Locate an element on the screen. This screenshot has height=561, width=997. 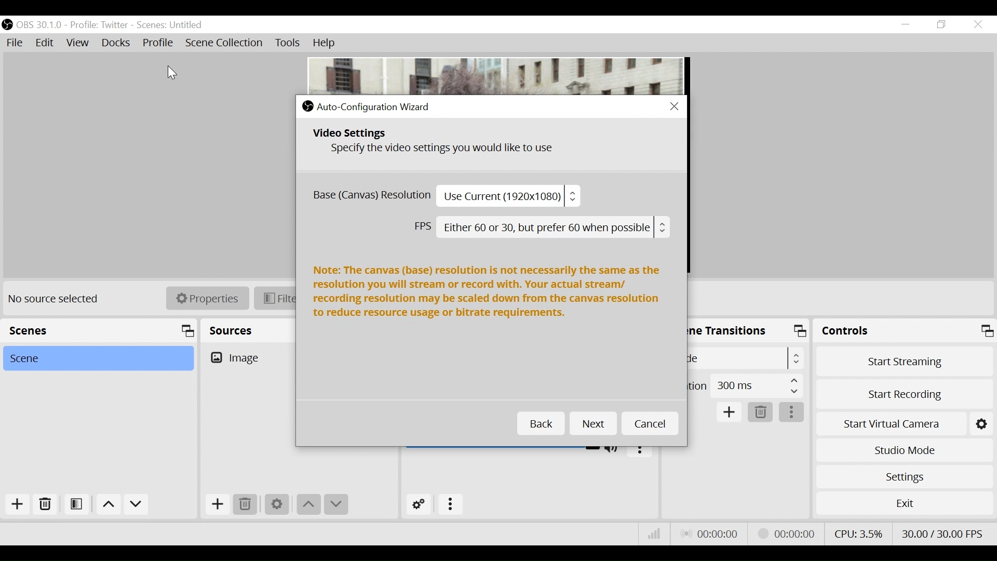
View is located at coordinates (79, 43).